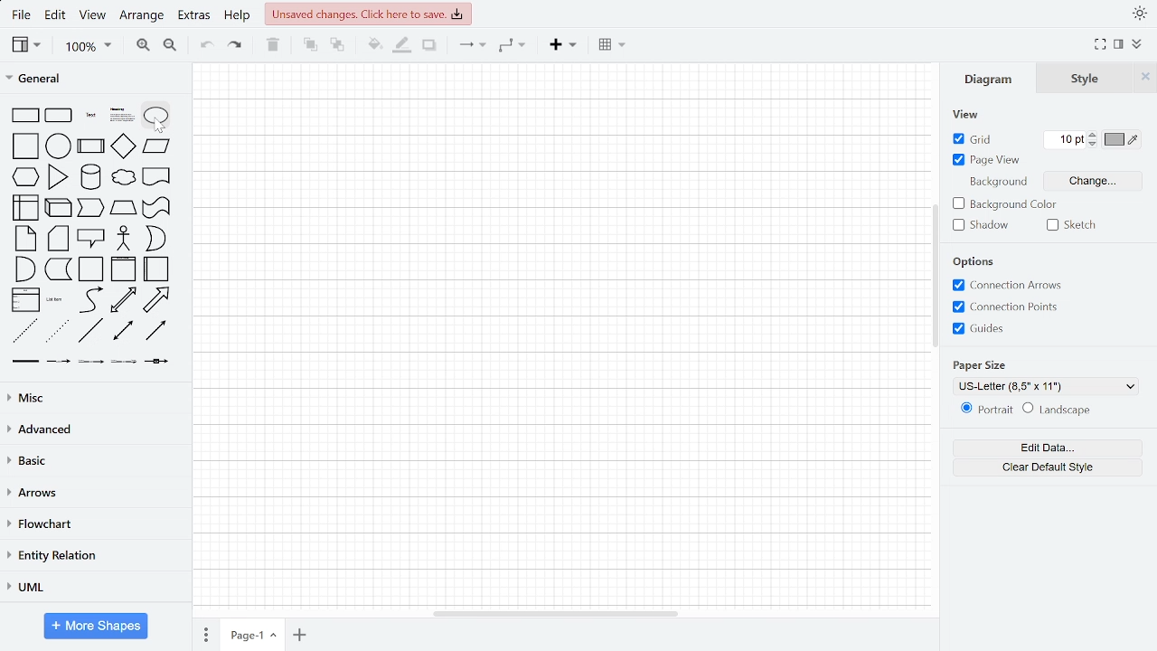 The image size is (1157, 651). What do you see at coordinates (308, 45) in the screenshot?
I see `to front` at bounding box center [308, 45].